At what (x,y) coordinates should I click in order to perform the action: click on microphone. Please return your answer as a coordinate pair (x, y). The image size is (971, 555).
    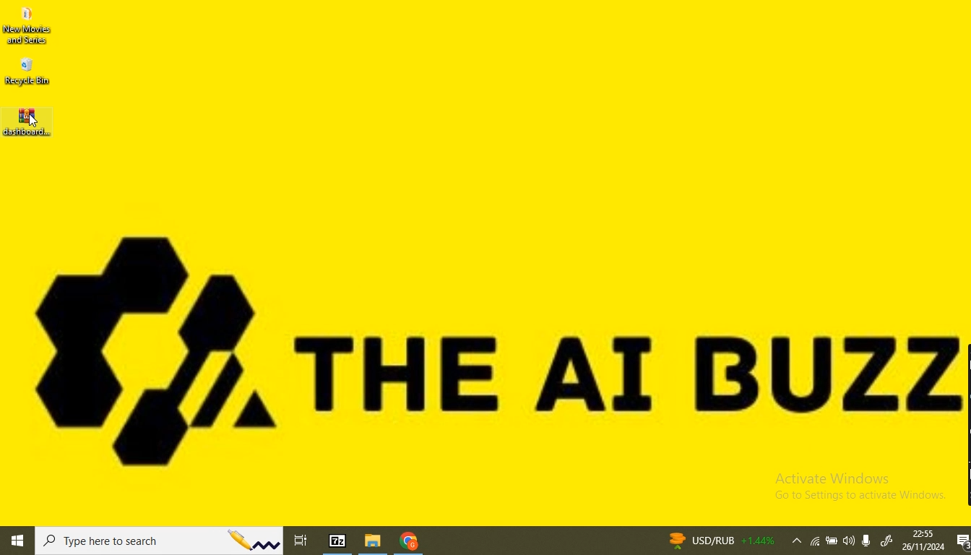
    Looking at the image, I should click on (870, 539).